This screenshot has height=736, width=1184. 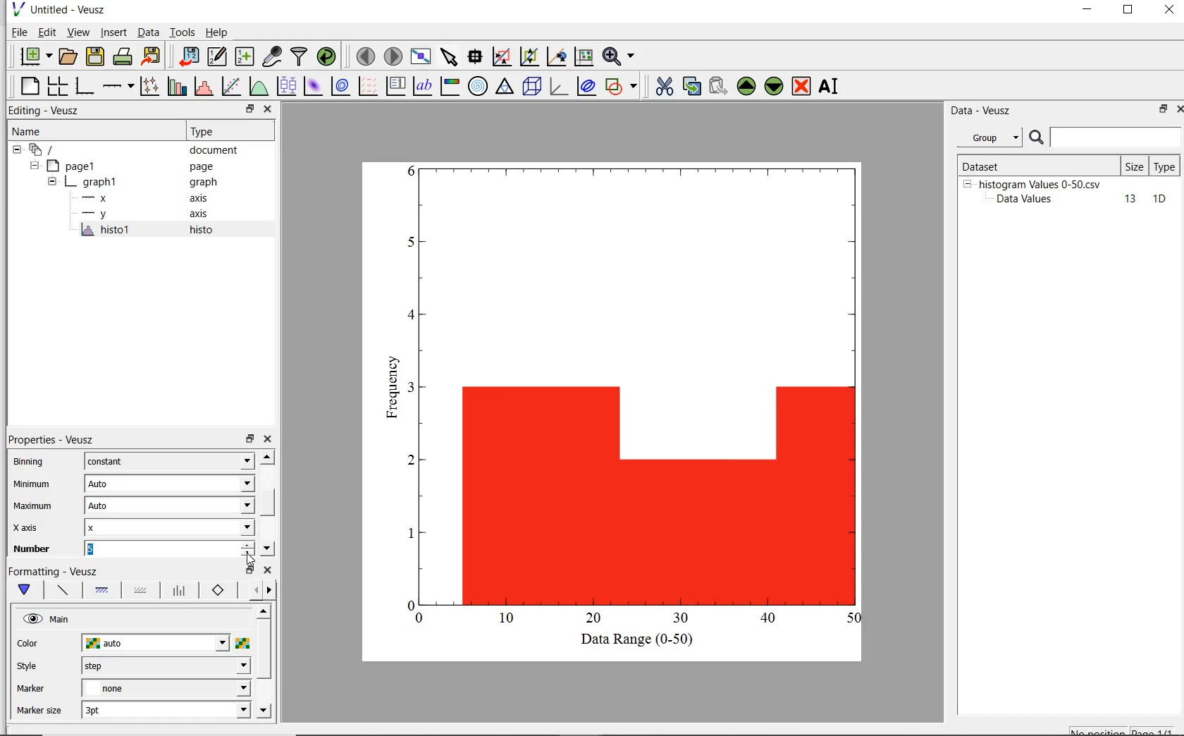 What do you see at coordinates (269, 439) in the screenshot?
I see `close` at bounding box center [269, 439].